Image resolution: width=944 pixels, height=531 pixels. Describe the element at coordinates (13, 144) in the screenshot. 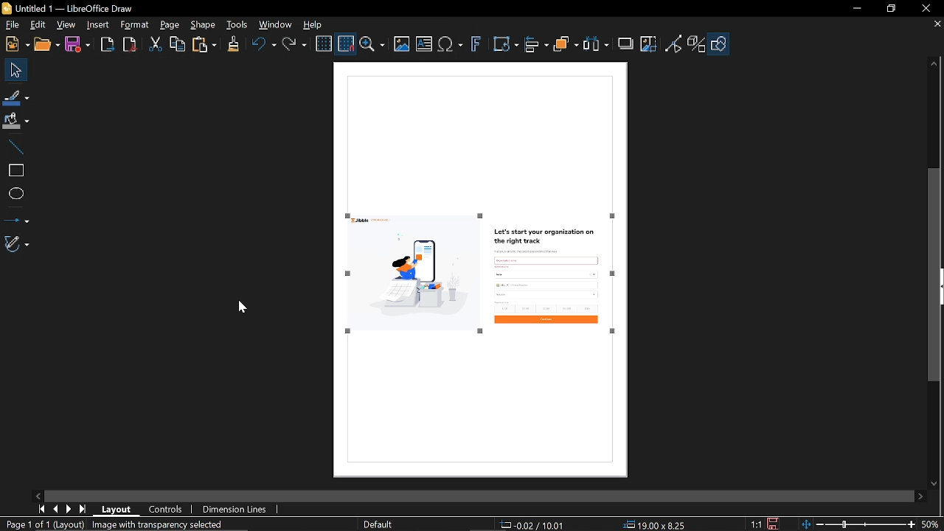

I see `Line` at that location.